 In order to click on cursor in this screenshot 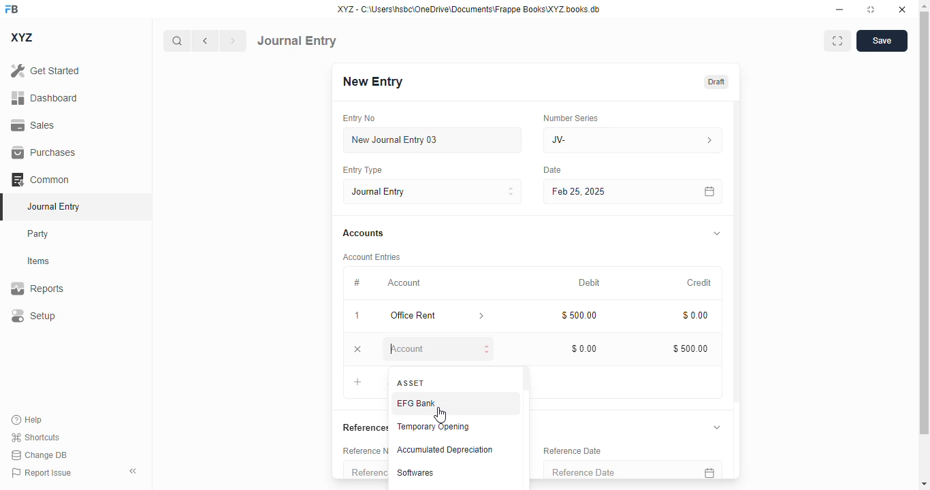, I will do `click(440, 414)`.